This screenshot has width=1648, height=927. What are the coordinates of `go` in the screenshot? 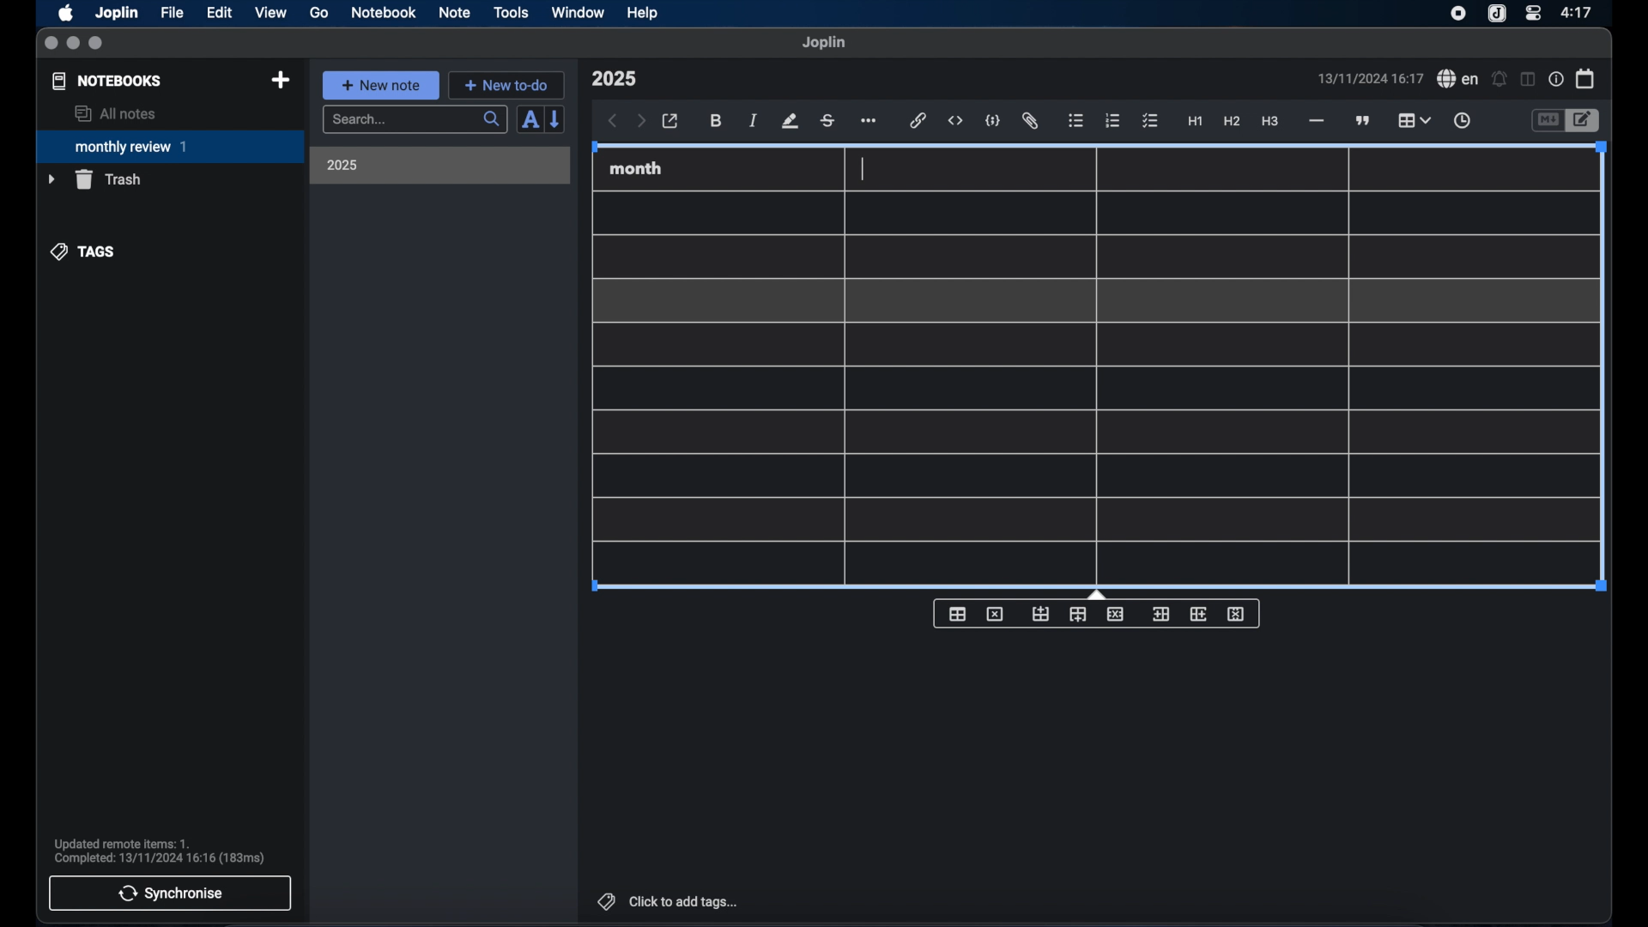 It's located at (319, 12).